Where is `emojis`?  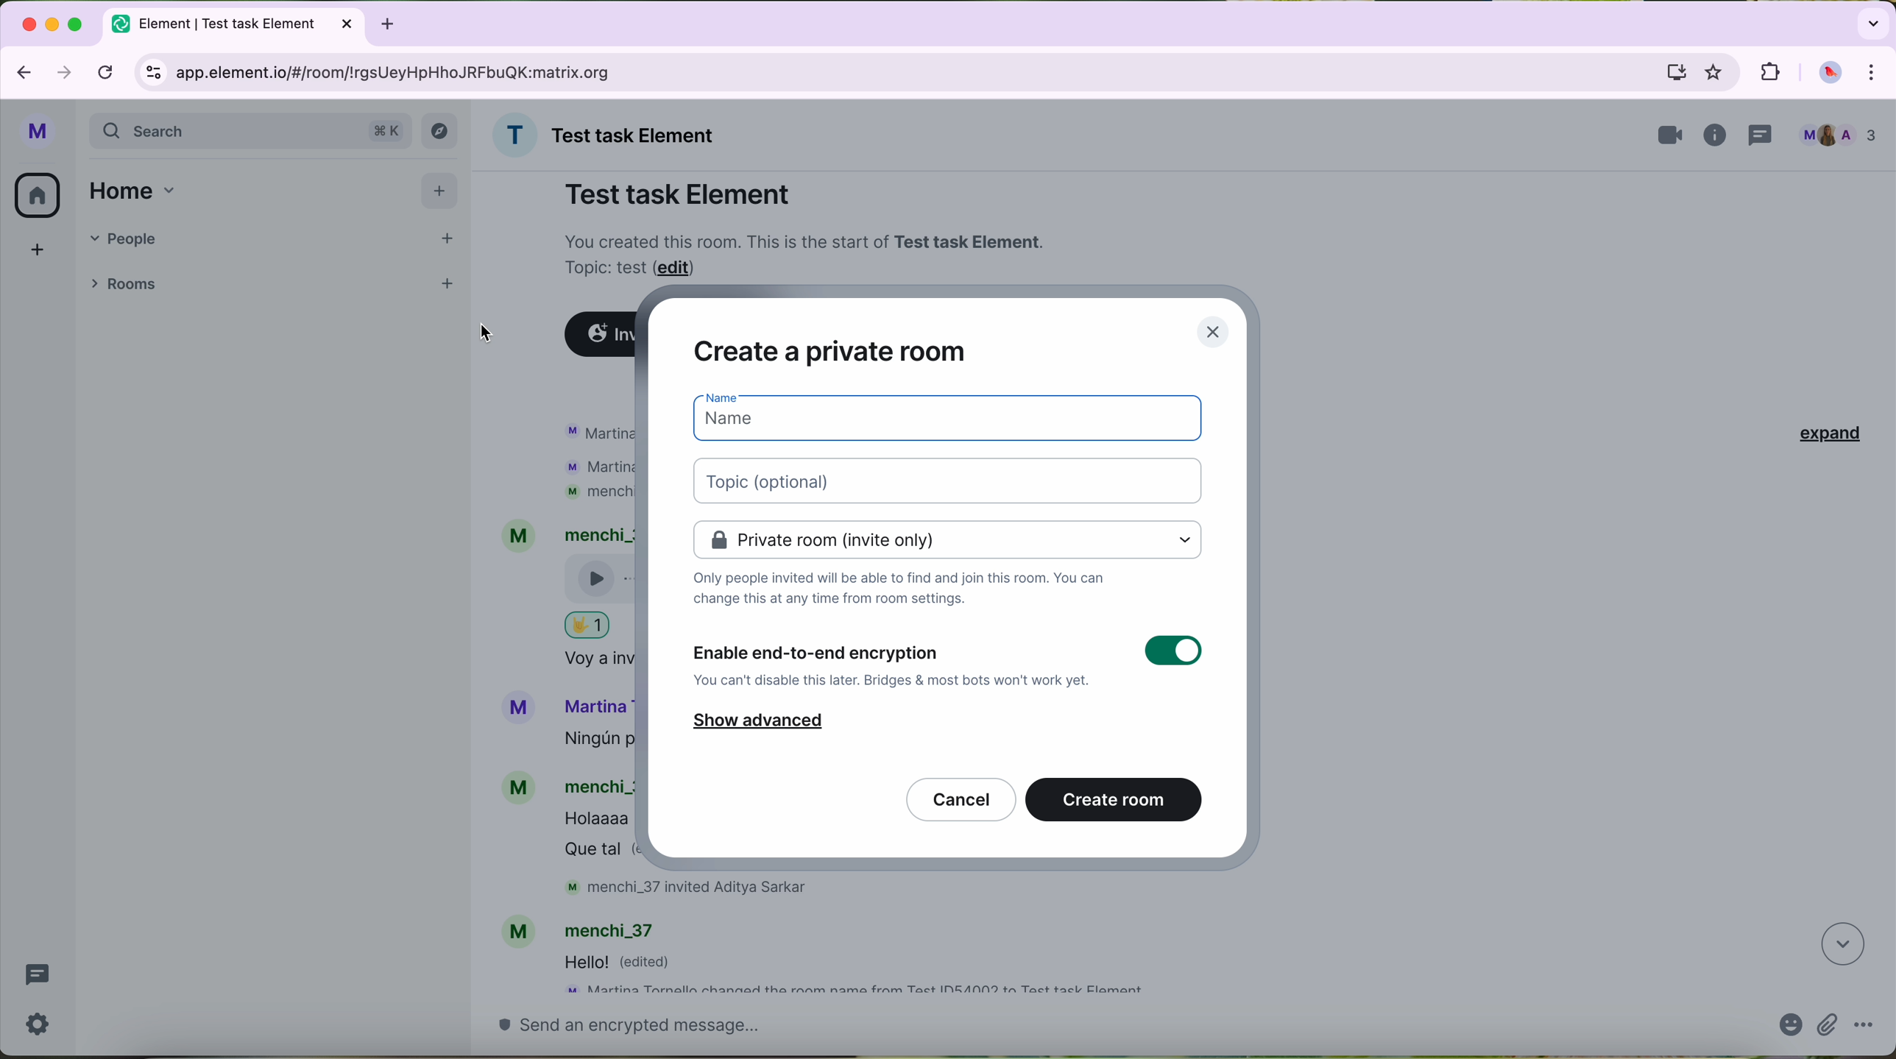
emojis is located at coordinates (1787, 1029).